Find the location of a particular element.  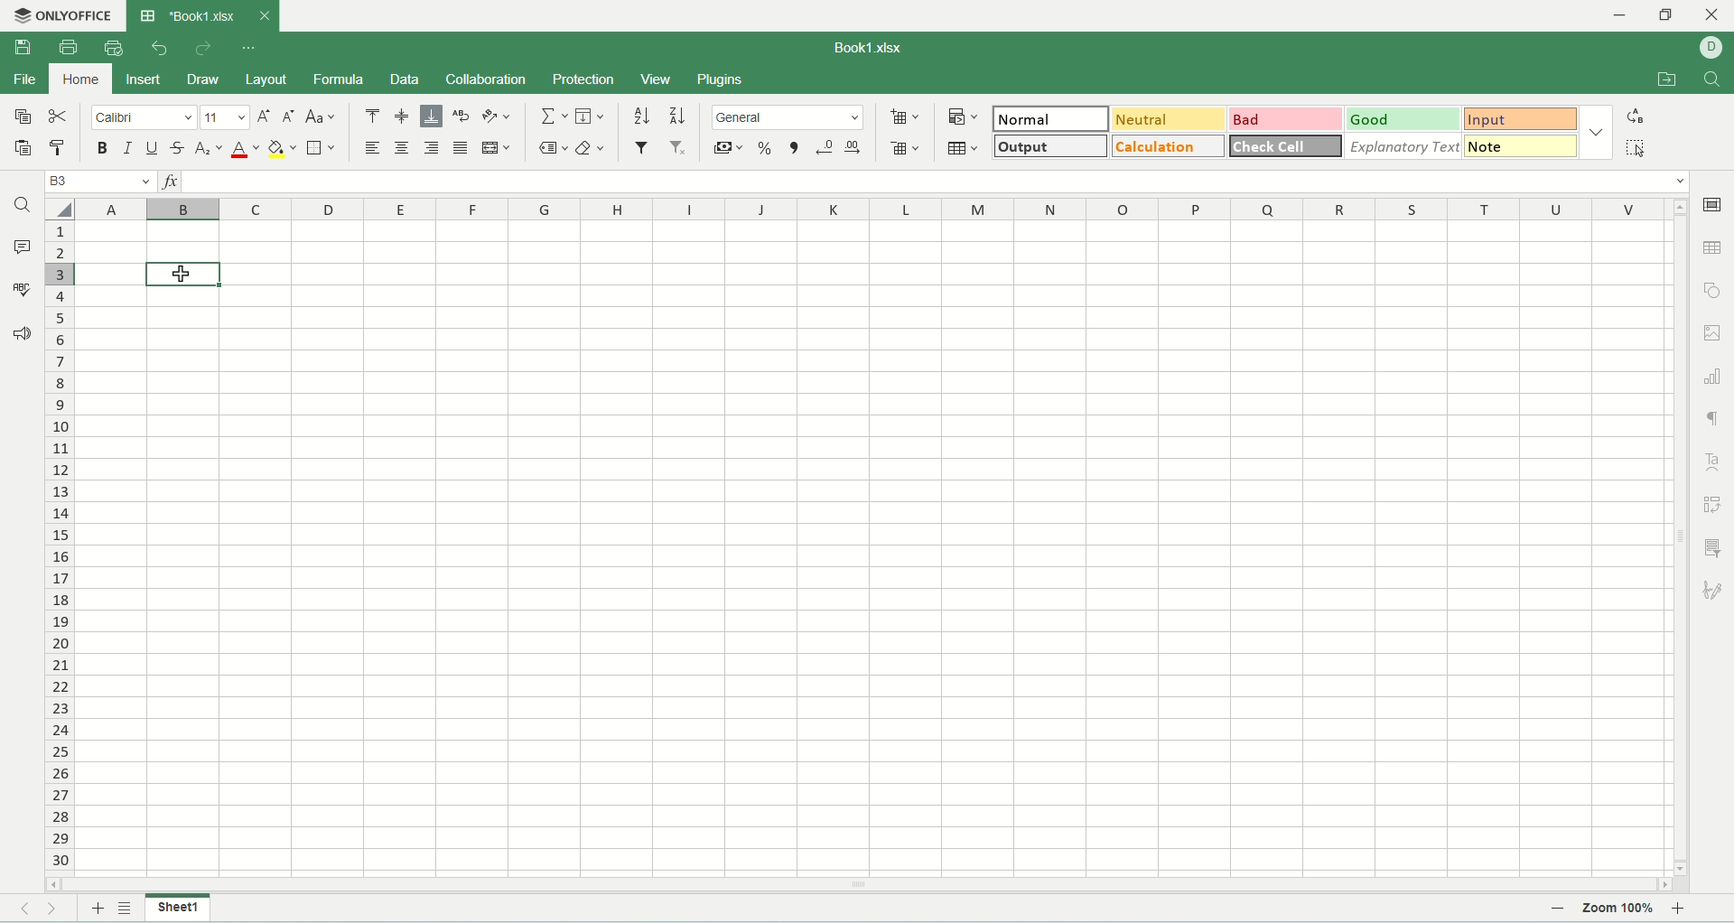

plugins is located at coordinates (721, 80).